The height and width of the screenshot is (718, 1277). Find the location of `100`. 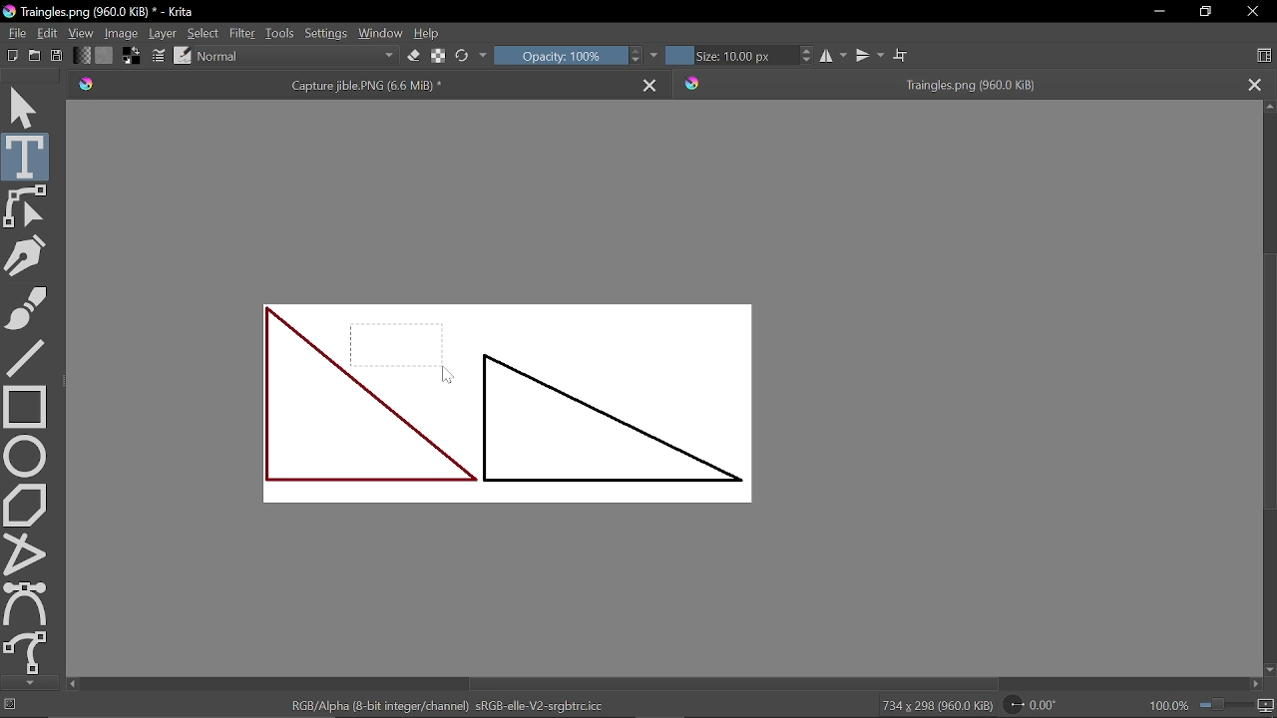

100 is located at coordinates (1167, 708).